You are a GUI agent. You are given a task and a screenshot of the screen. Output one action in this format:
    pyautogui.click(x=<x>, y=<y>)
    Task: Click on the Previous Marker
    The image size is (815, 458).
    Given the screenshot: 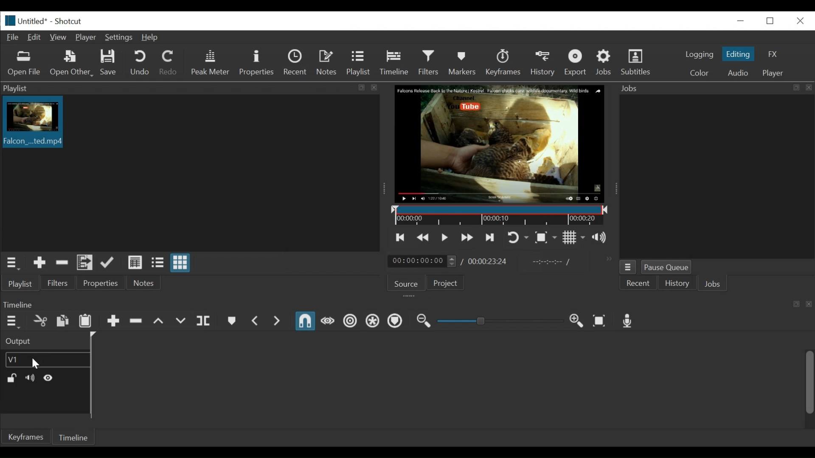 What is the action you would take?
    pyautogui.click(x=256, y=321)
    